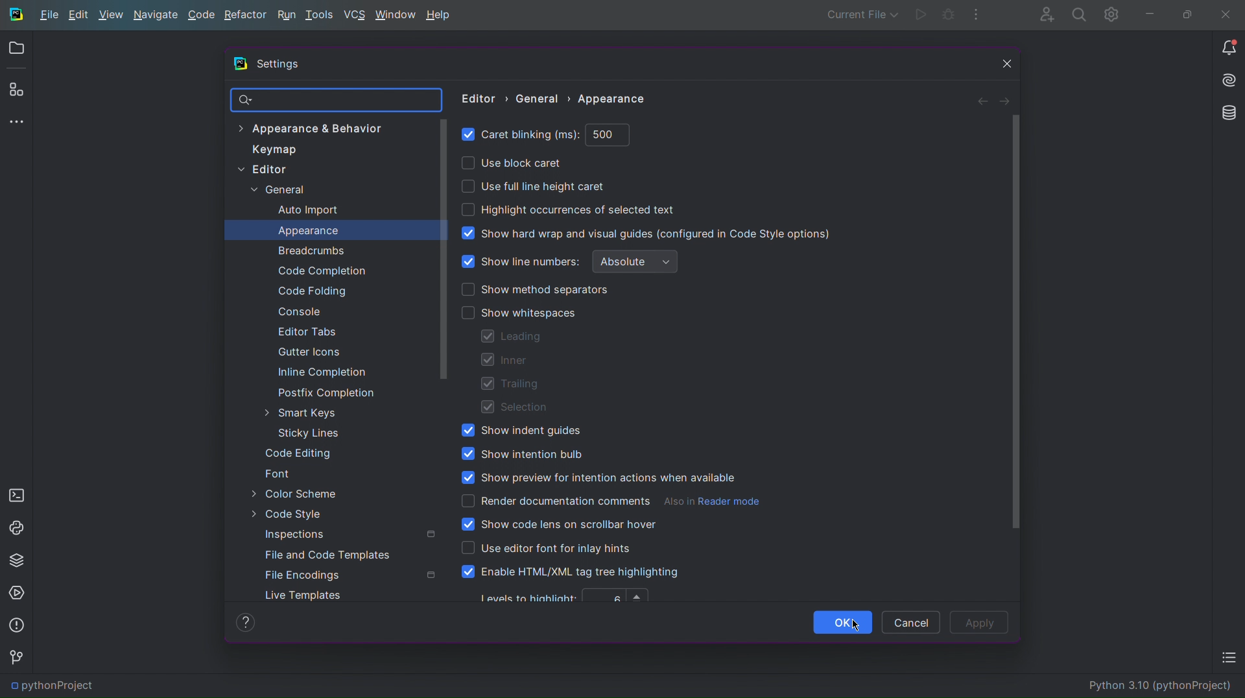 The width and height of the screenshot is (1245, 698). What do you see at coordinates (560, 525) in the screenshot?
I see `Show code lens on scrollbar hover` at bounding box center [560, 525].